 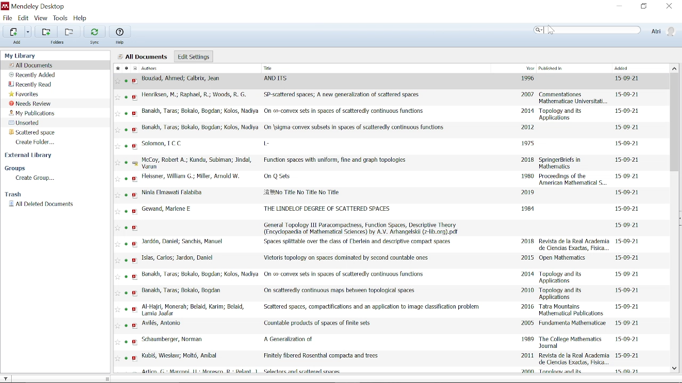 What do you see at coordinates (118, 146) in the screenshot?
I see `Add to favorite` at bounding box center [118, 146].